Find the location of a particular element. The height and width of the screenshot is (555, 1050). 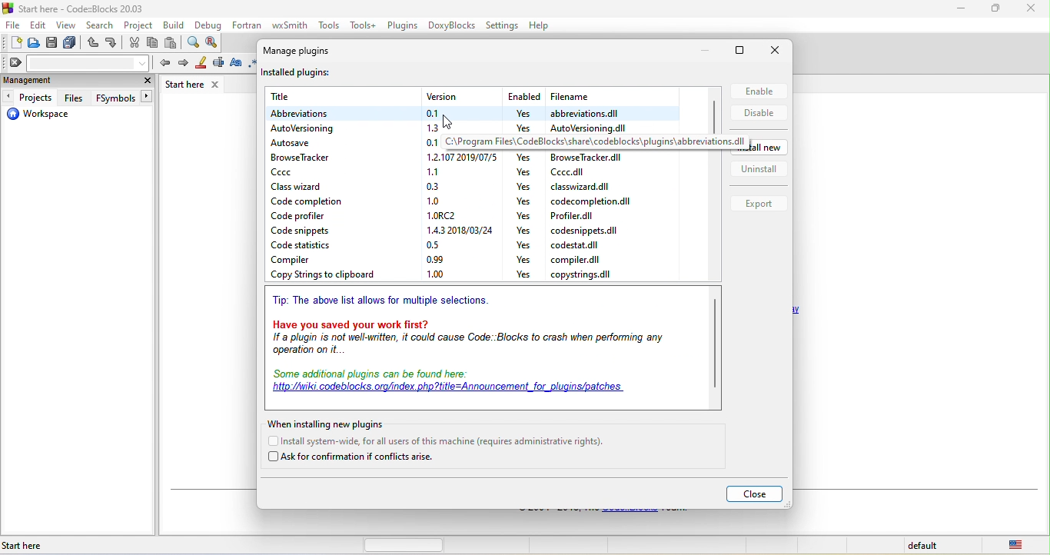

debug is located at coordinates (210, 24).